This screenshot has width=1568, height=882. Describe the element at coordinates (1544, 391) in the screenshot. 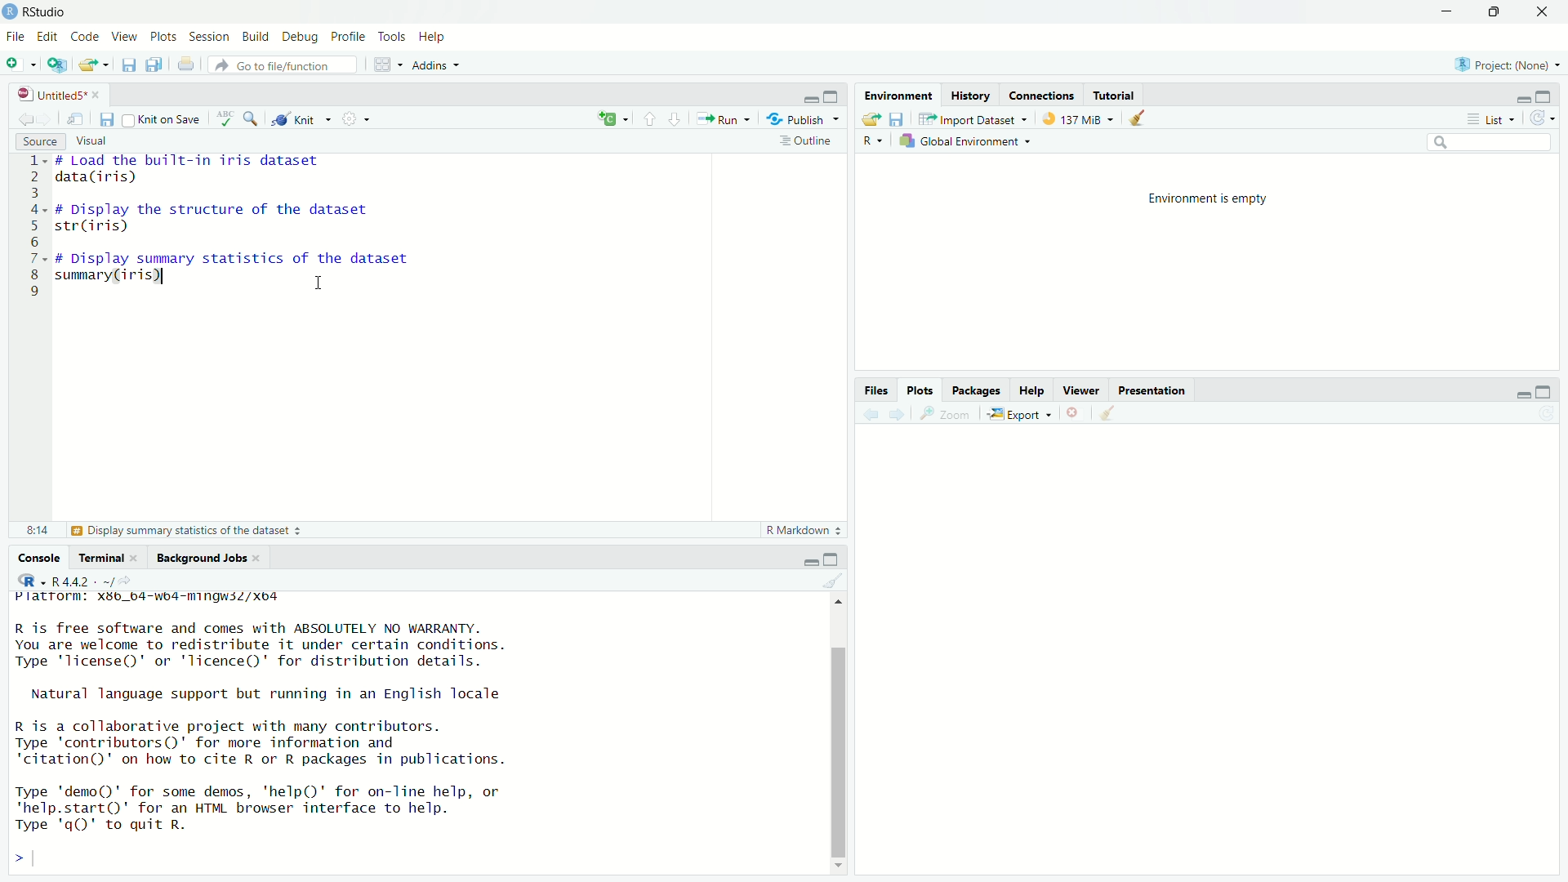

I see `Full Height` at that location.